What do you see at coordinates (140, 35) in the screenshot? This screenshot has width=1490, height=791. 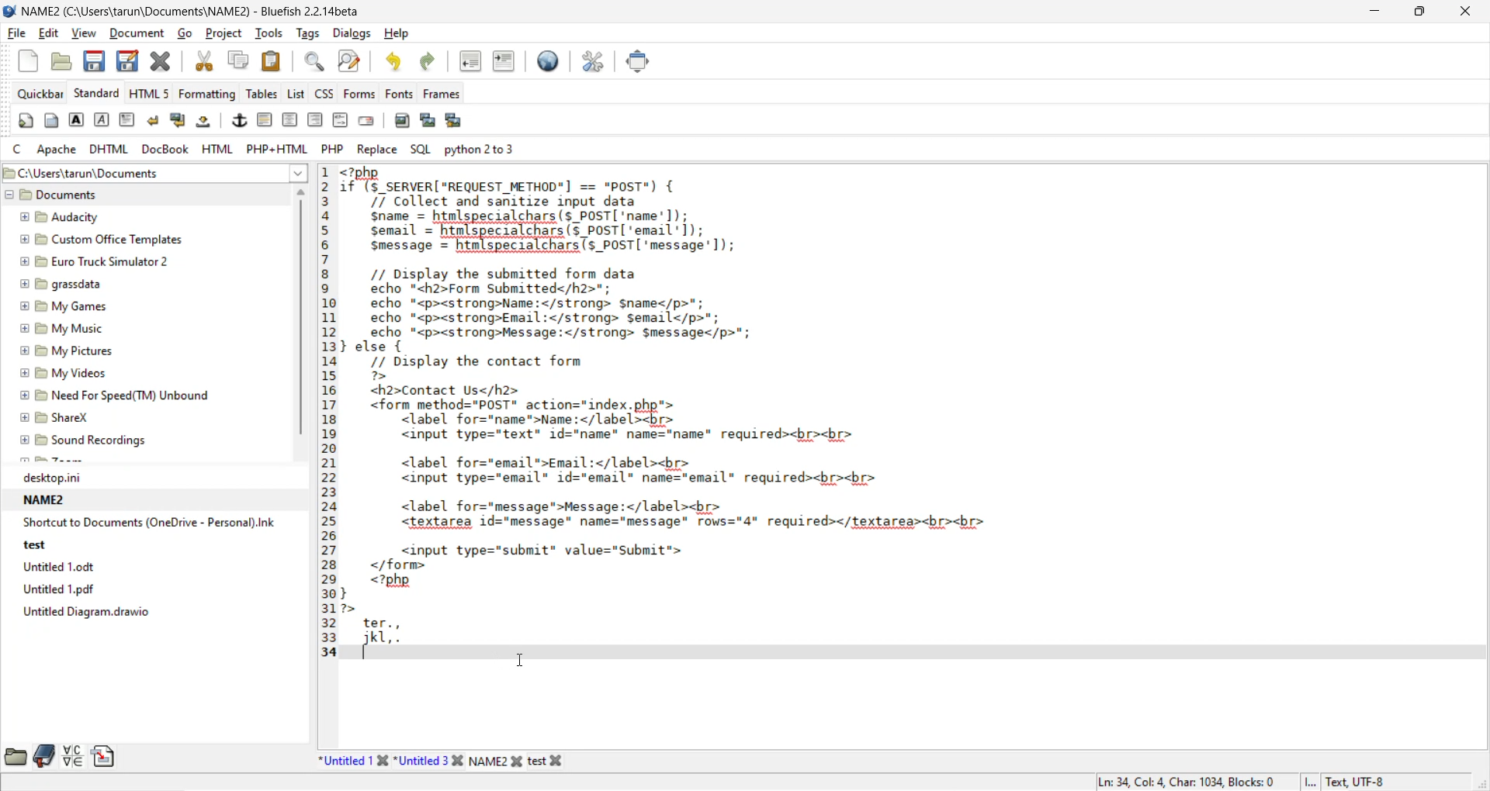 I see `document` at bounding box center [140, 35].